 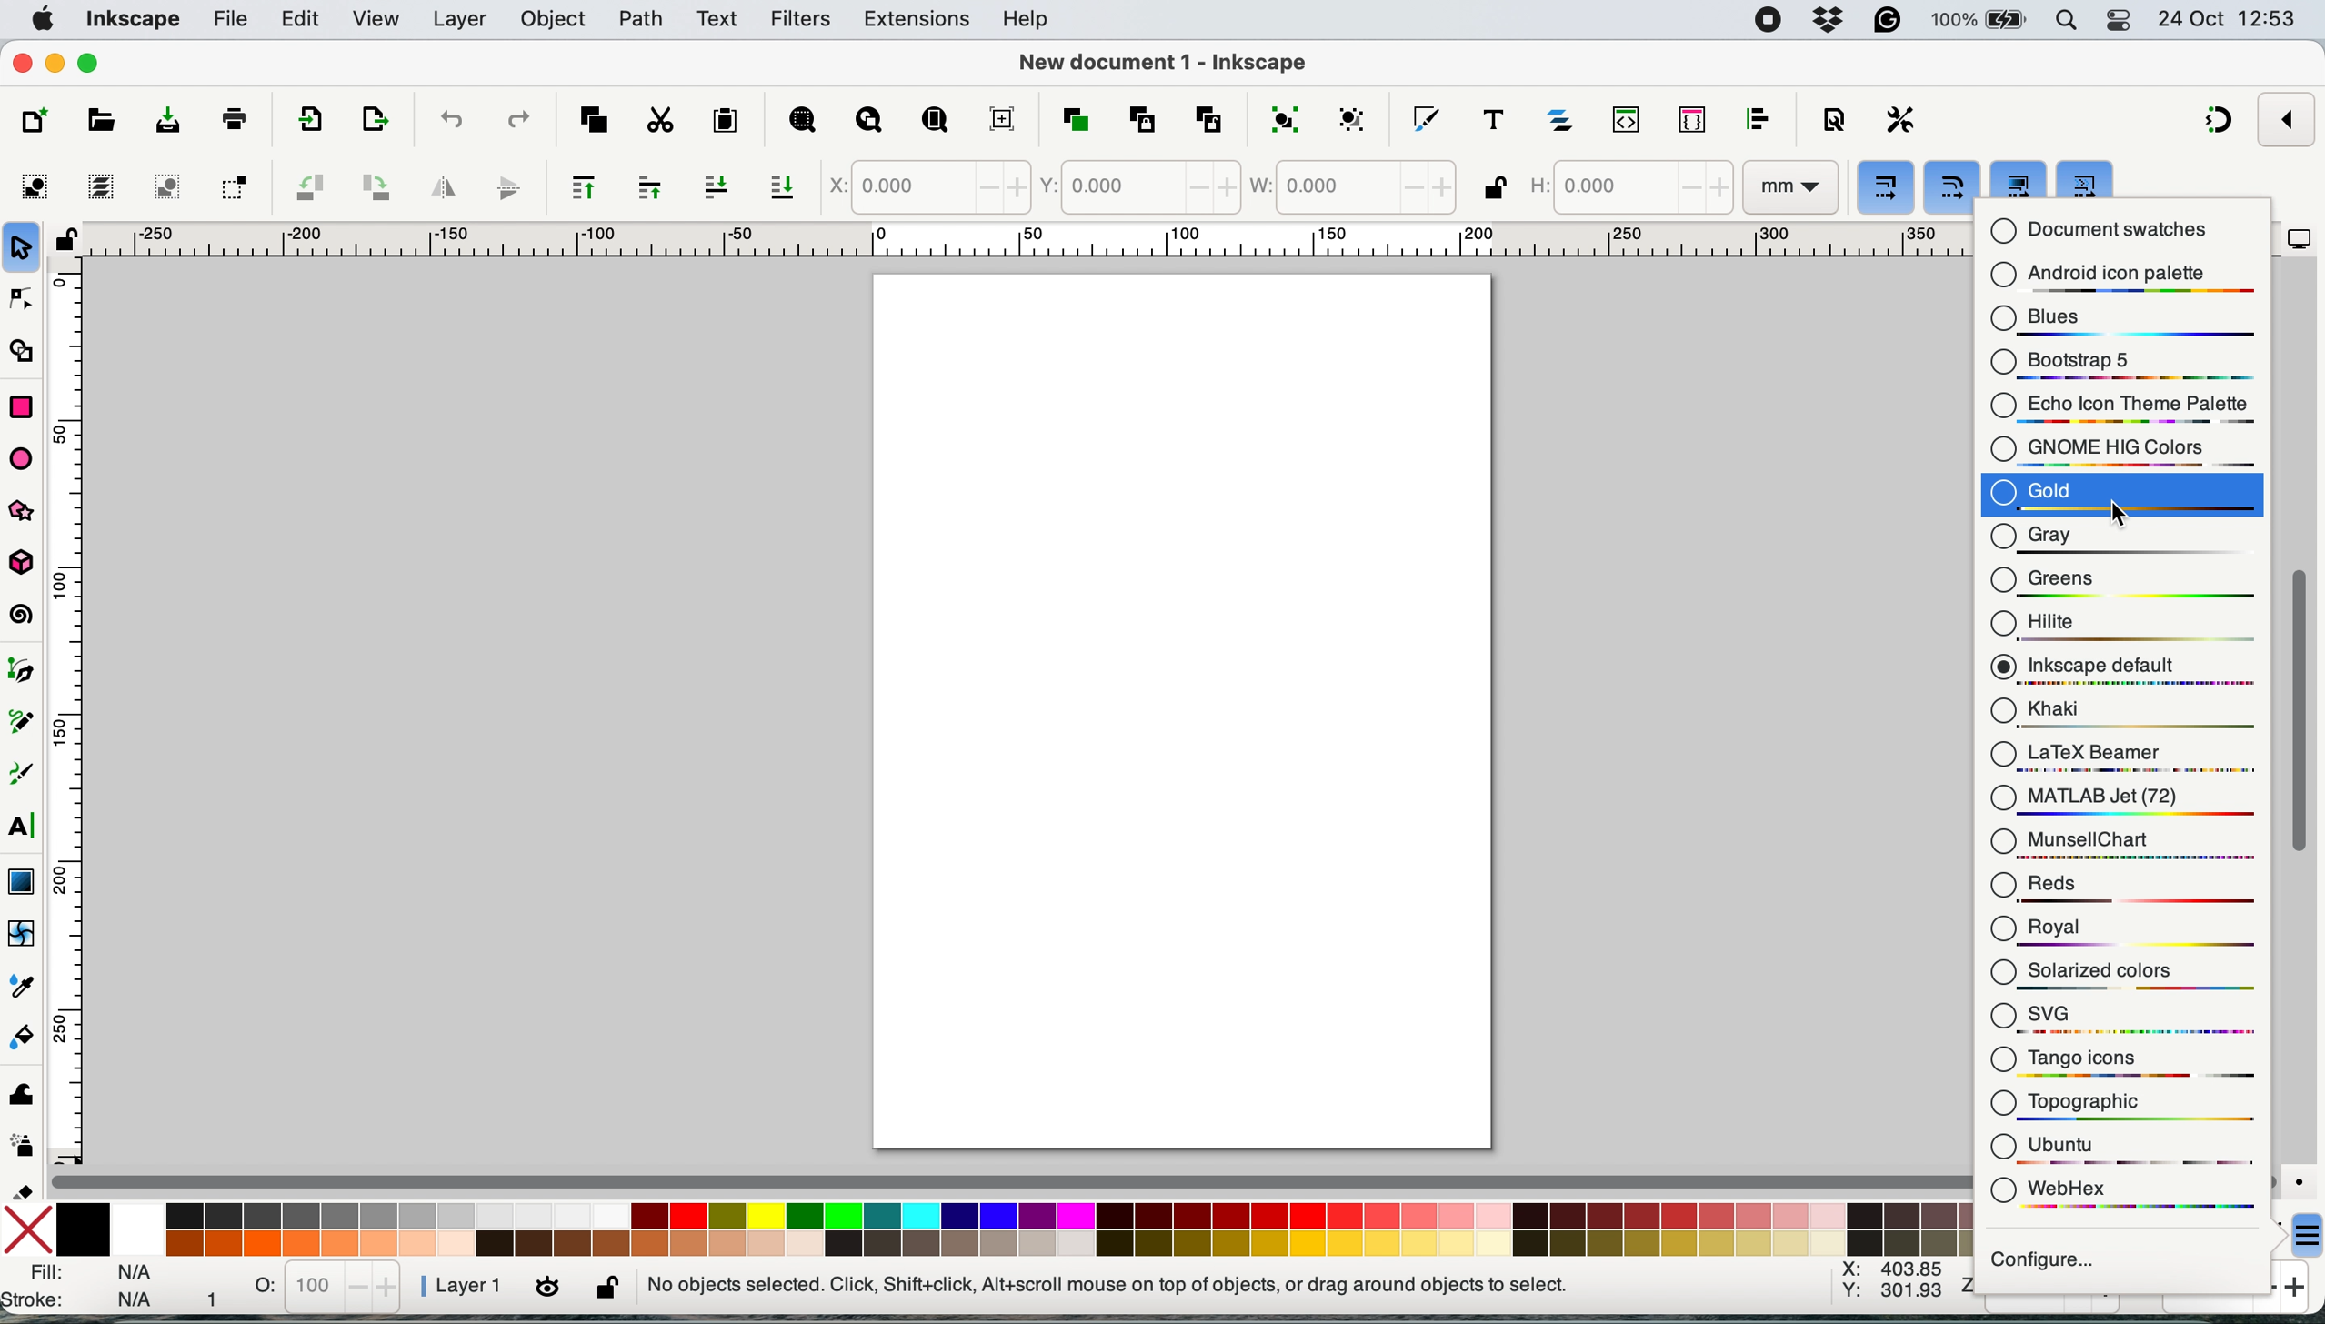 What do you see at coordinates (516, 121) in the screenshot?
I see `redo` at bounding box center [516, 121].